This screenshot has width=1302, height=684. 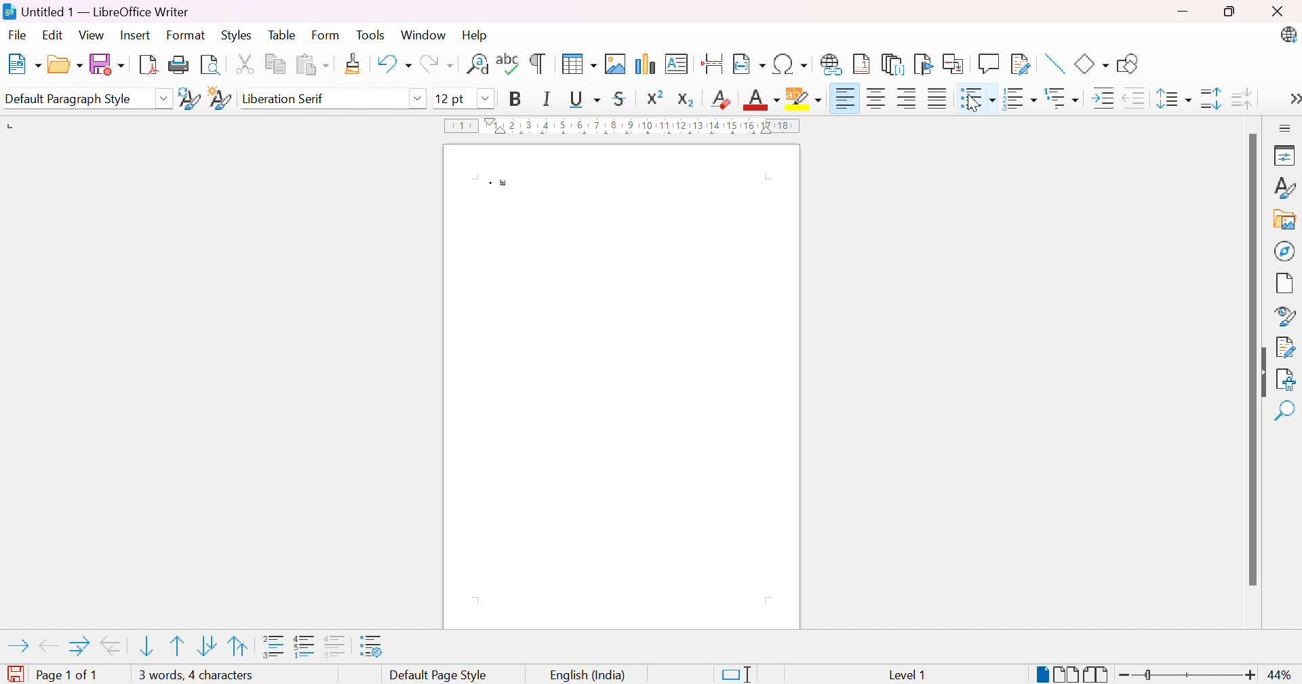 I want to click on Help, so click(x=479, y=36).